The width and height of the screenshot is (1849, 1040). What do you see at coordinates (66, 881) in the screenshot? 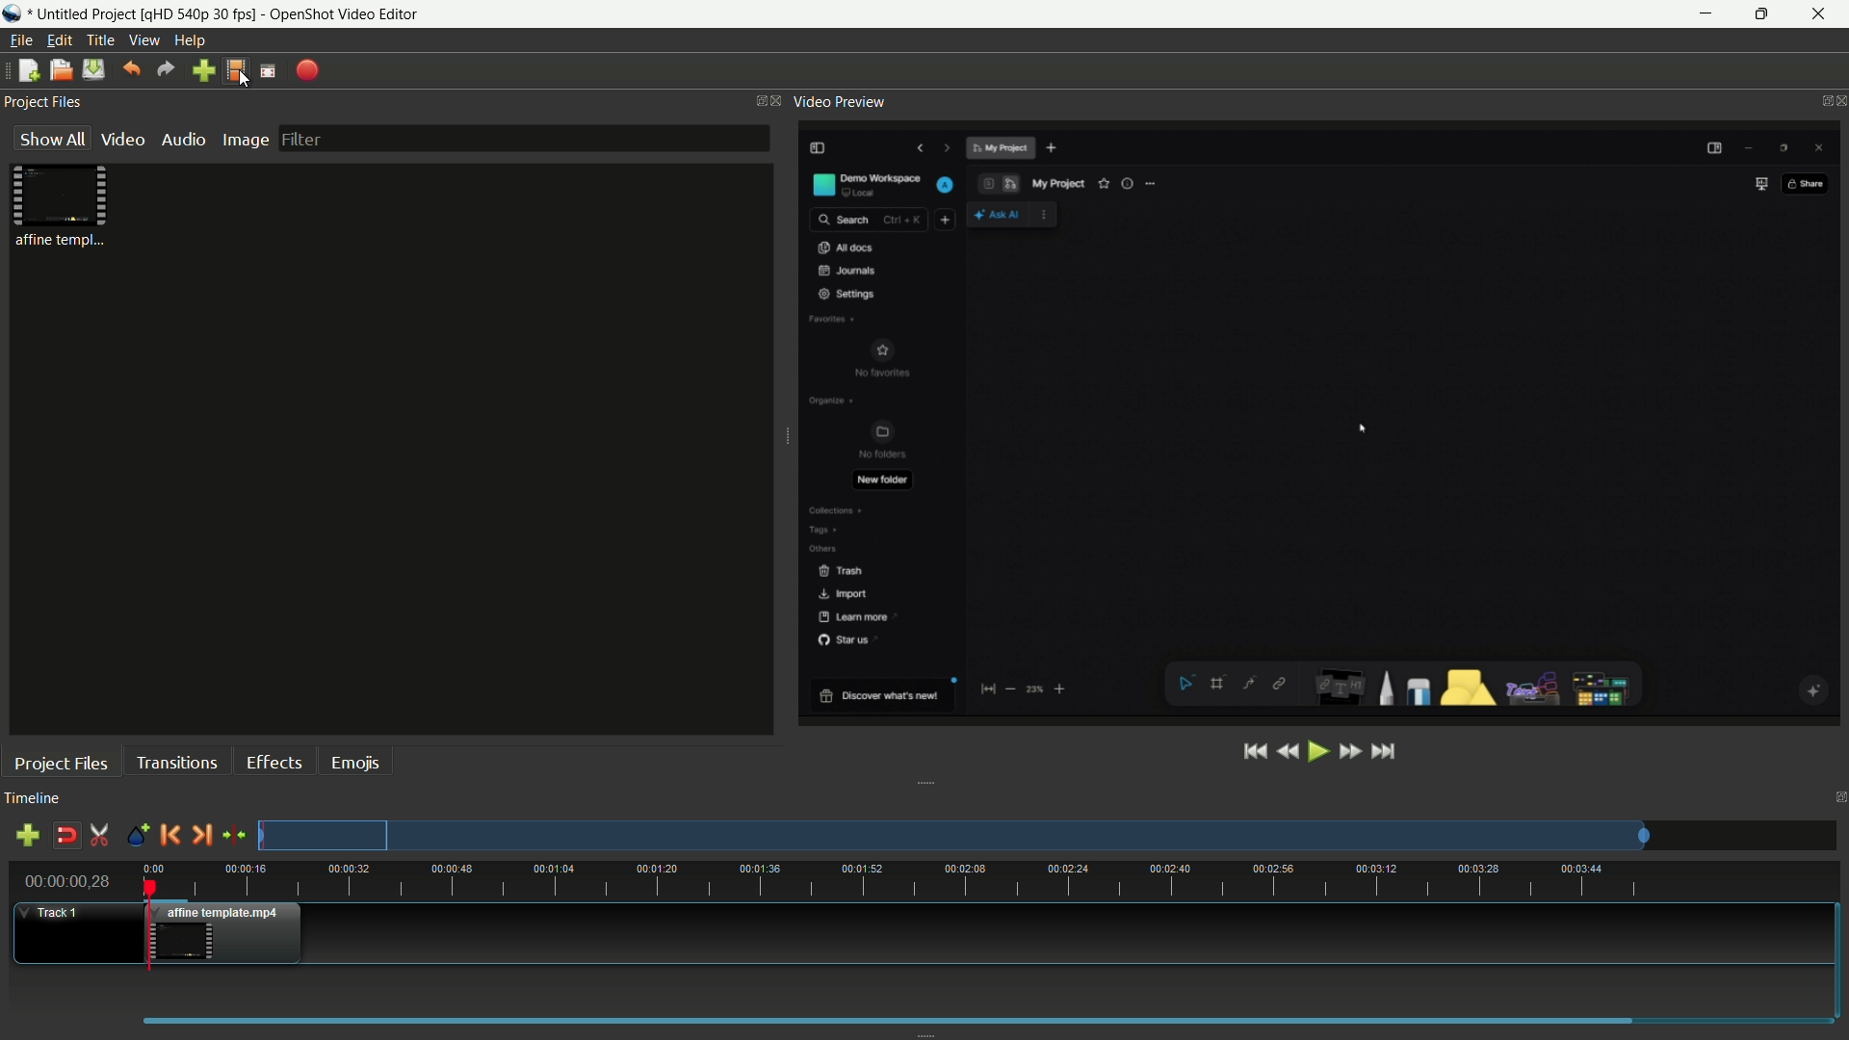
I see `current time` at bounding box center [66, 881].